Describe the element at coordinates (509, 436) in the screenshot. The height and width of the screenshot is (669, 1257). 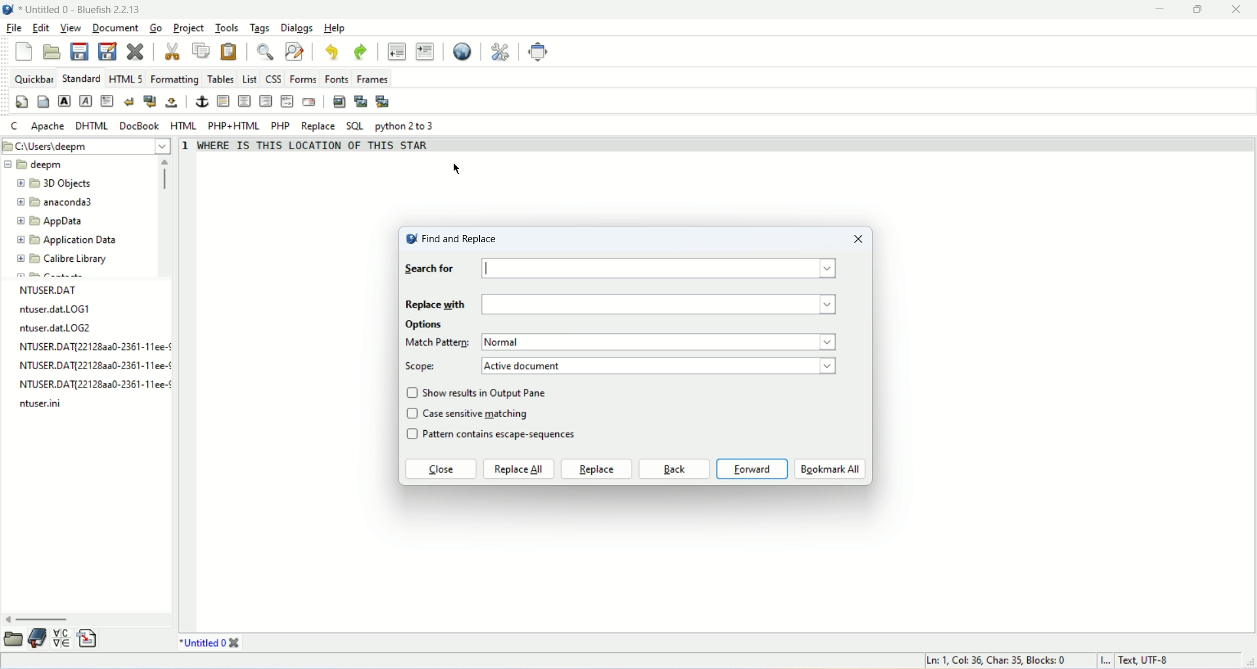
I see `pattern contains escape sequences` at that location.